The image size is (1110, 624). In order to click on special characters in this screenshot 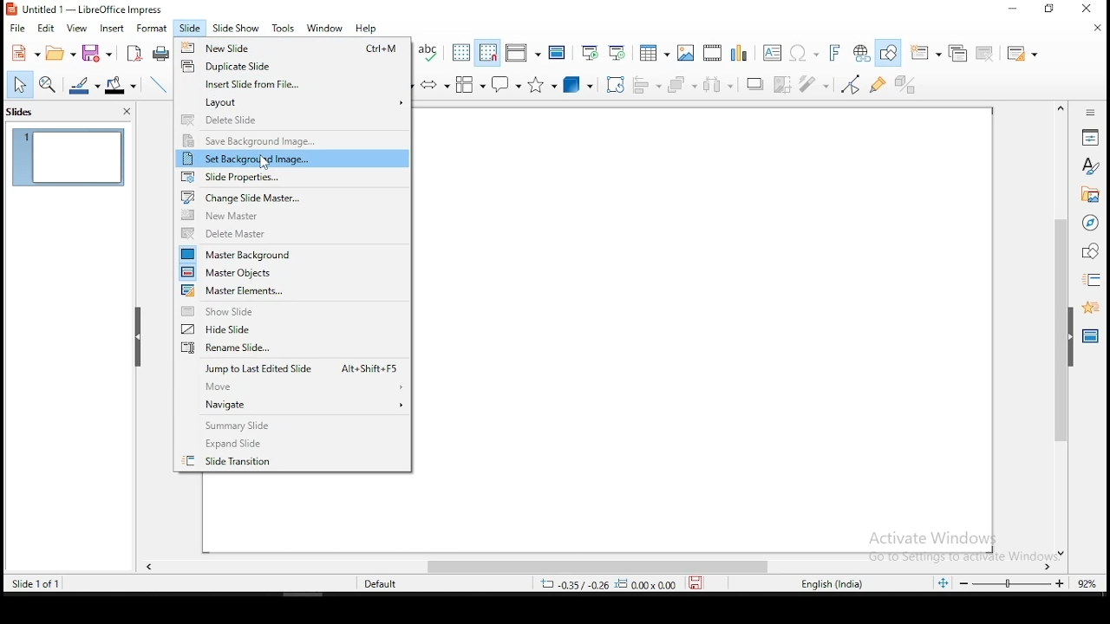, I will do `click(804, 54)`.